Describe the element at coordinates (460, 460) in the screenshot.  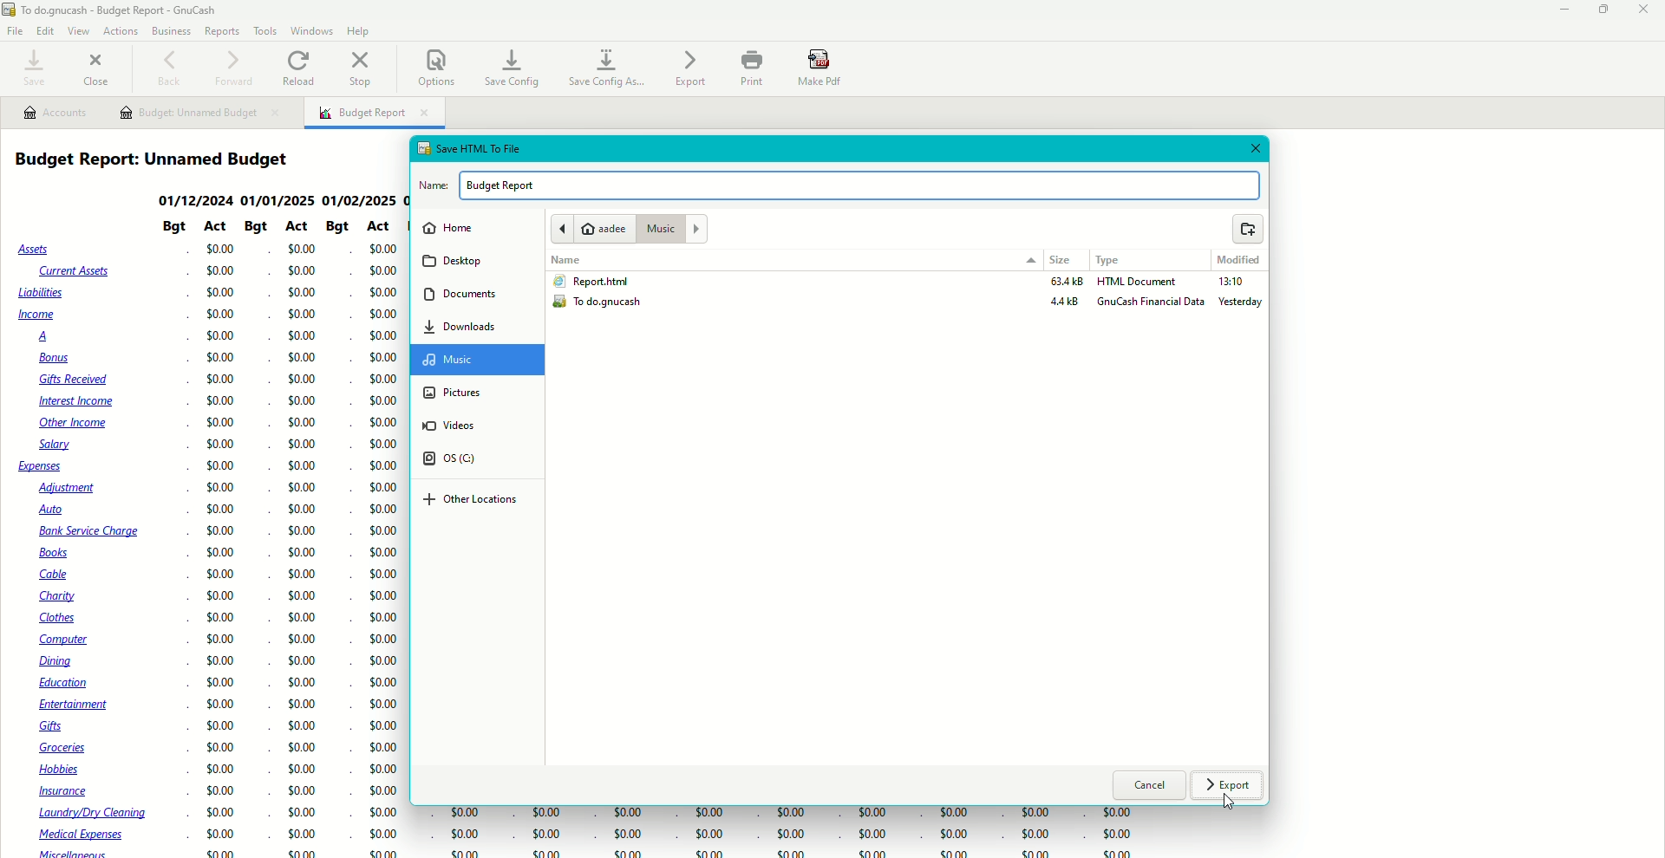
I see `OS` at that location.